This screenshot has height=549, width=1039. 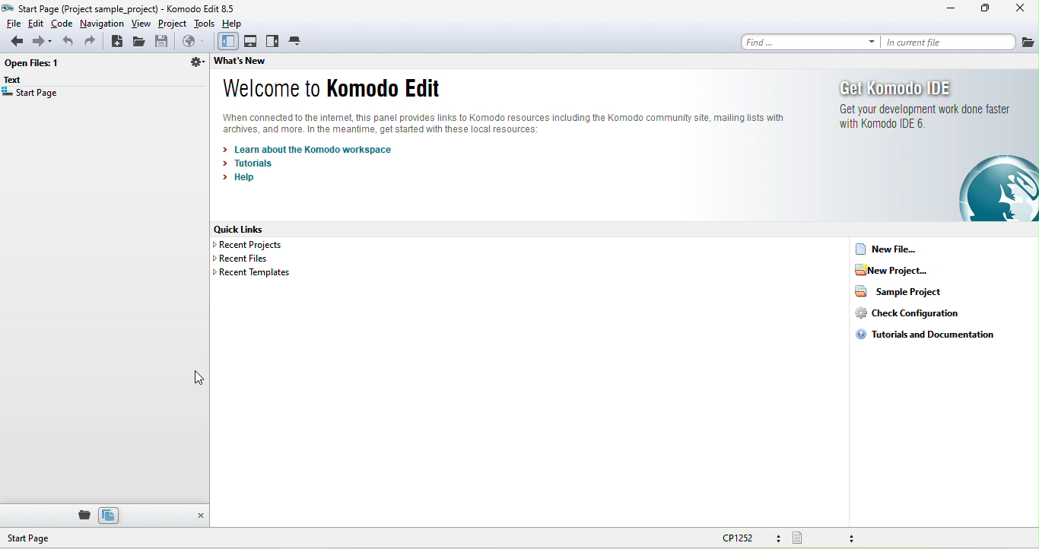 What do you see at coordinates (37, 23) in the screenshot?
I see `edit` at bounding box center [37, 23].